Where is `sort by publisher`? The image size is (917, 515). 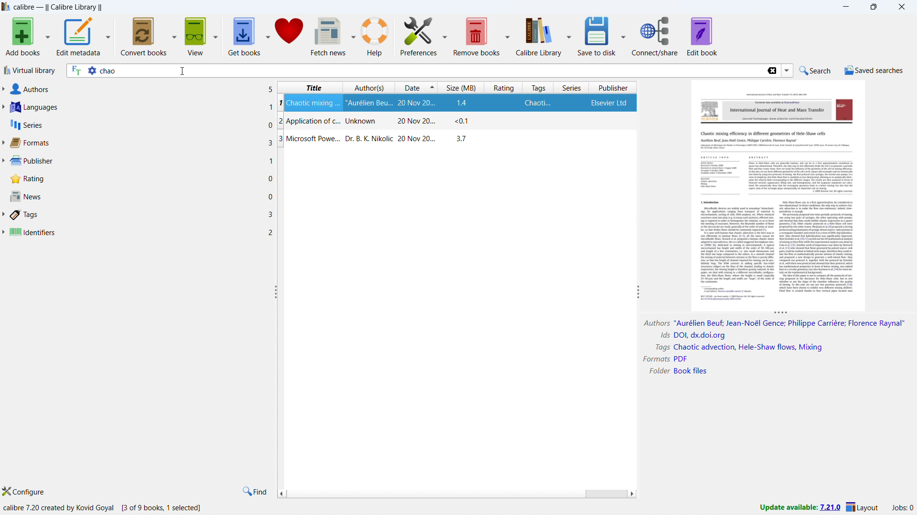 sort by publisher is located at coordinates (615, 87).